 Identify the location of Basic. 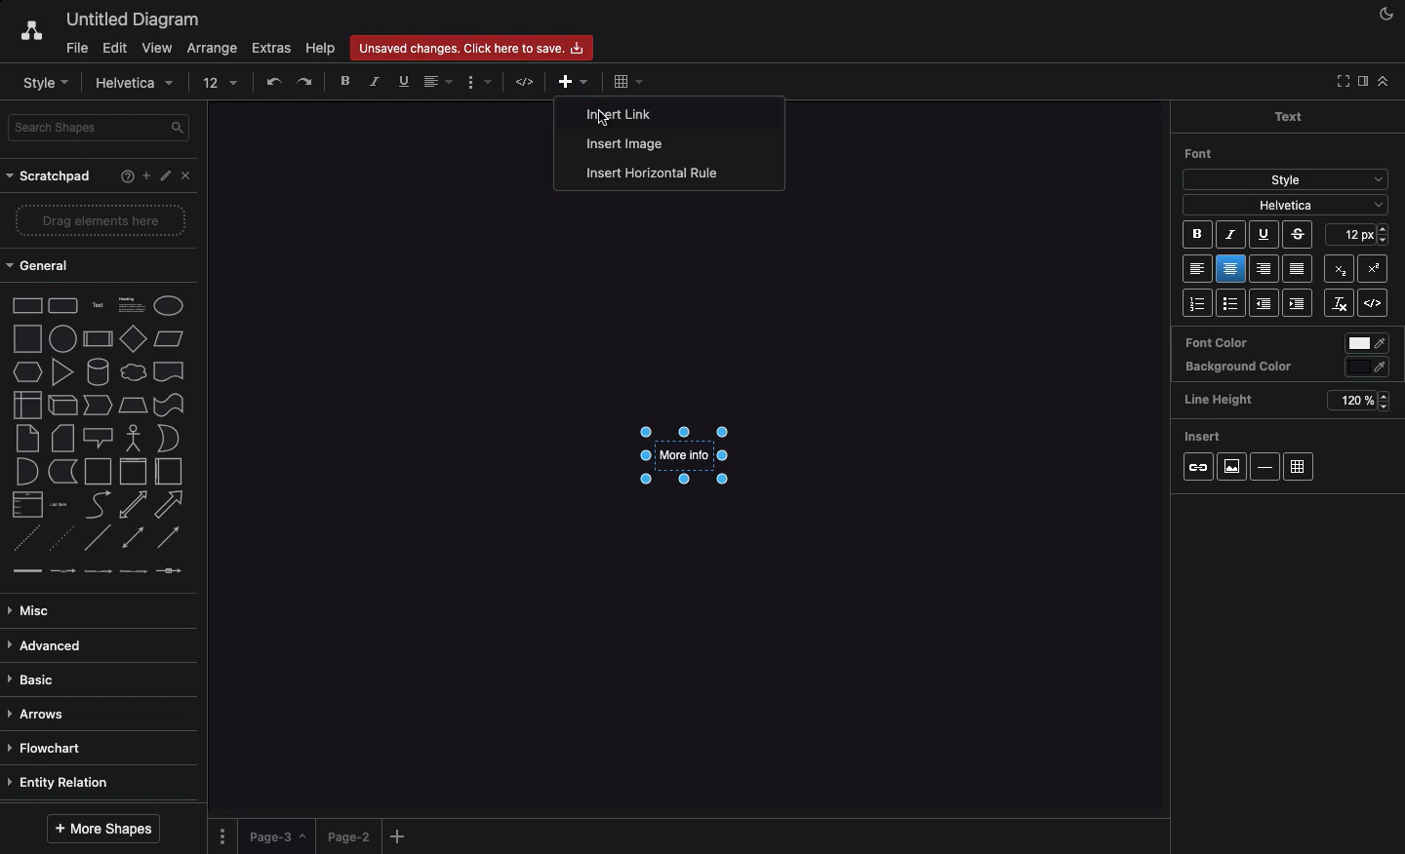
(34, 680).